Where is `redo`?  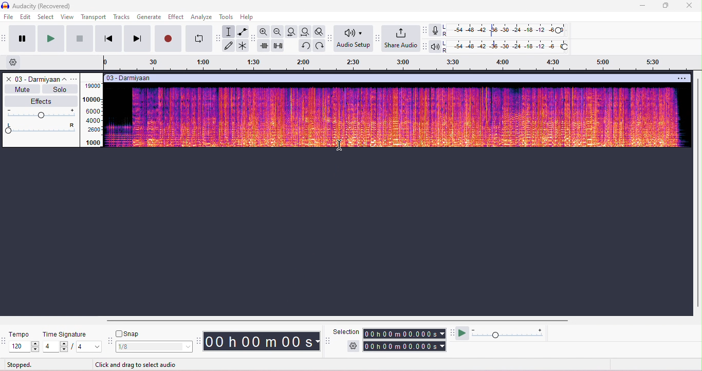
redo is located at coordinates (318, 45).